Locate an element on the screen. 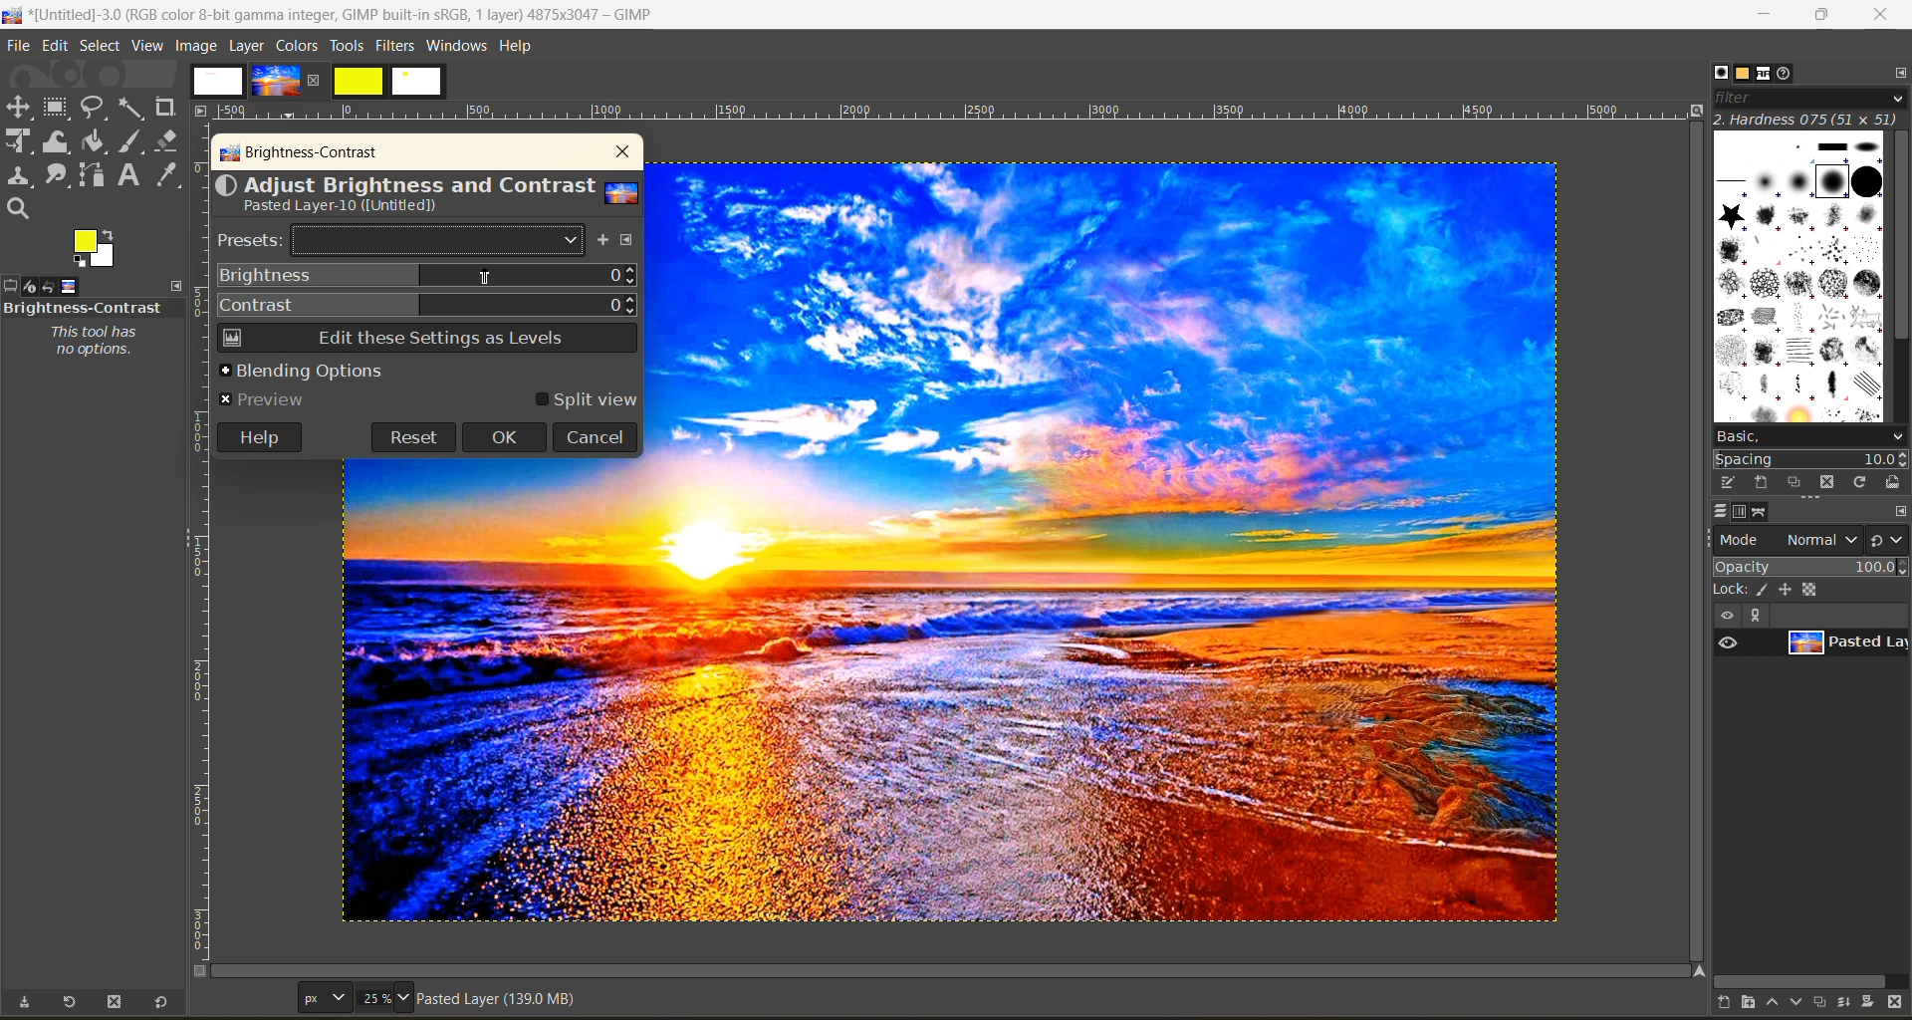 The height and width of the screenshot is (1020, 1912). layer is located at coordinates (249, 45).